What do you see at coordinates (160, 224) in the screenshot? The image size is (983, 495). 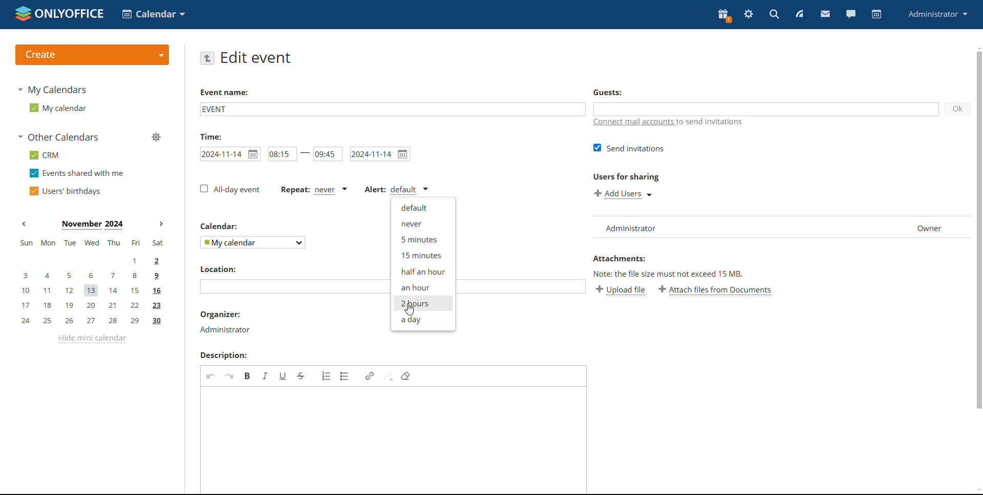 I see `next month` at bounding box center [160, 224].